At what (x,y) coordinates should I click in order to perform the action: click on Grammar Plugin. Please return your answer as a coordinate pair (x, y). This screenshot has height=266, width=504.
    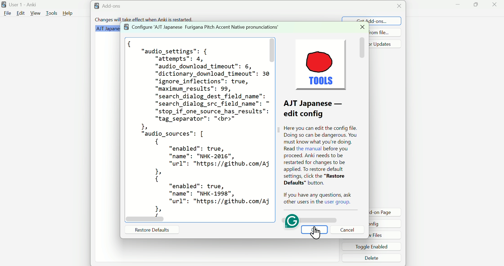
    Looking at the image, I should click on (233, 27).